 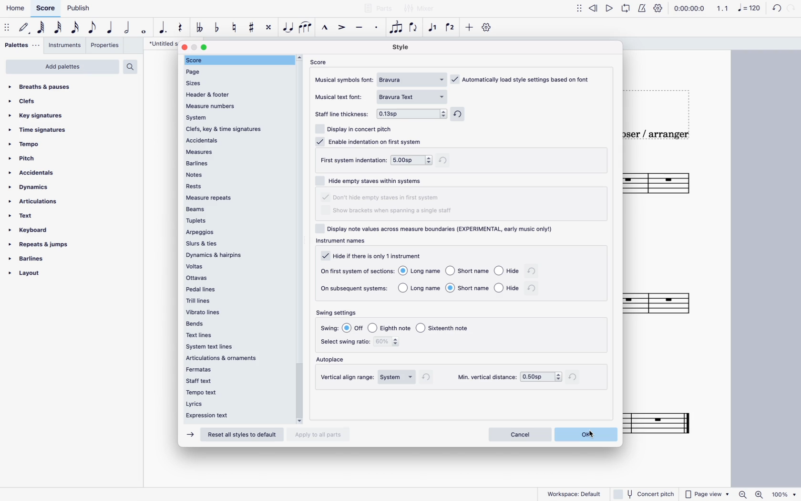 I want to click on 0:00:00:0, so click(x=689, y=7).